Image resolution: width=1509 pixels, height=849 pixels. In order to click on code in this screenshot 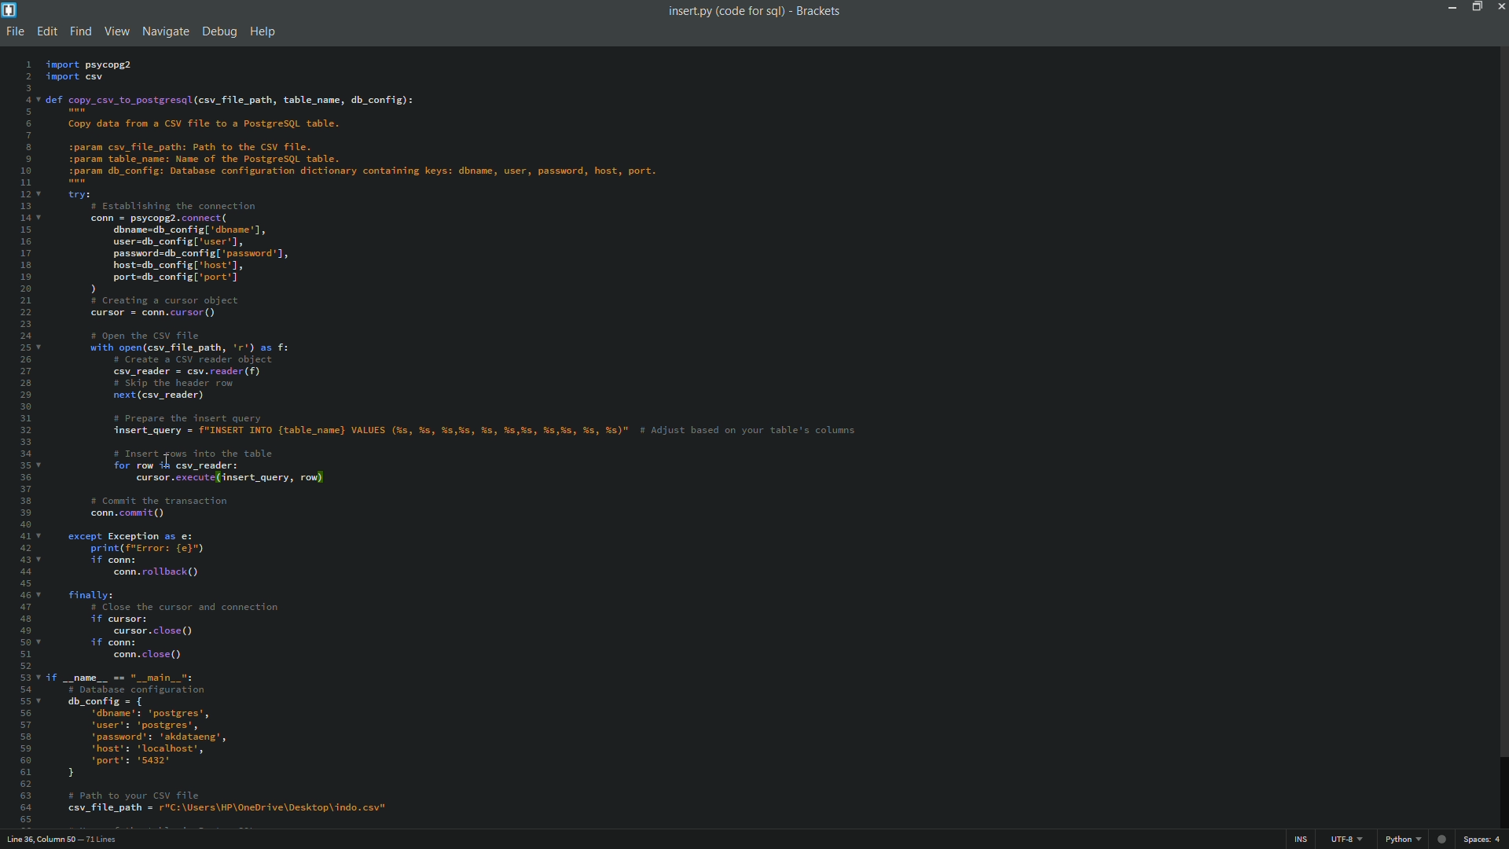, I will do `click(493, 442)`.